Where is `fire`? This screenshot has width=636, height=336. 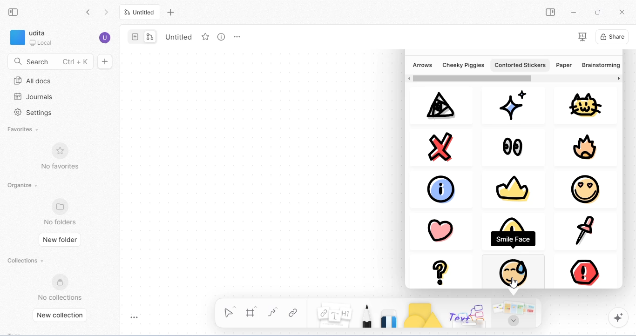
fire is located at coordinates (587, 148).